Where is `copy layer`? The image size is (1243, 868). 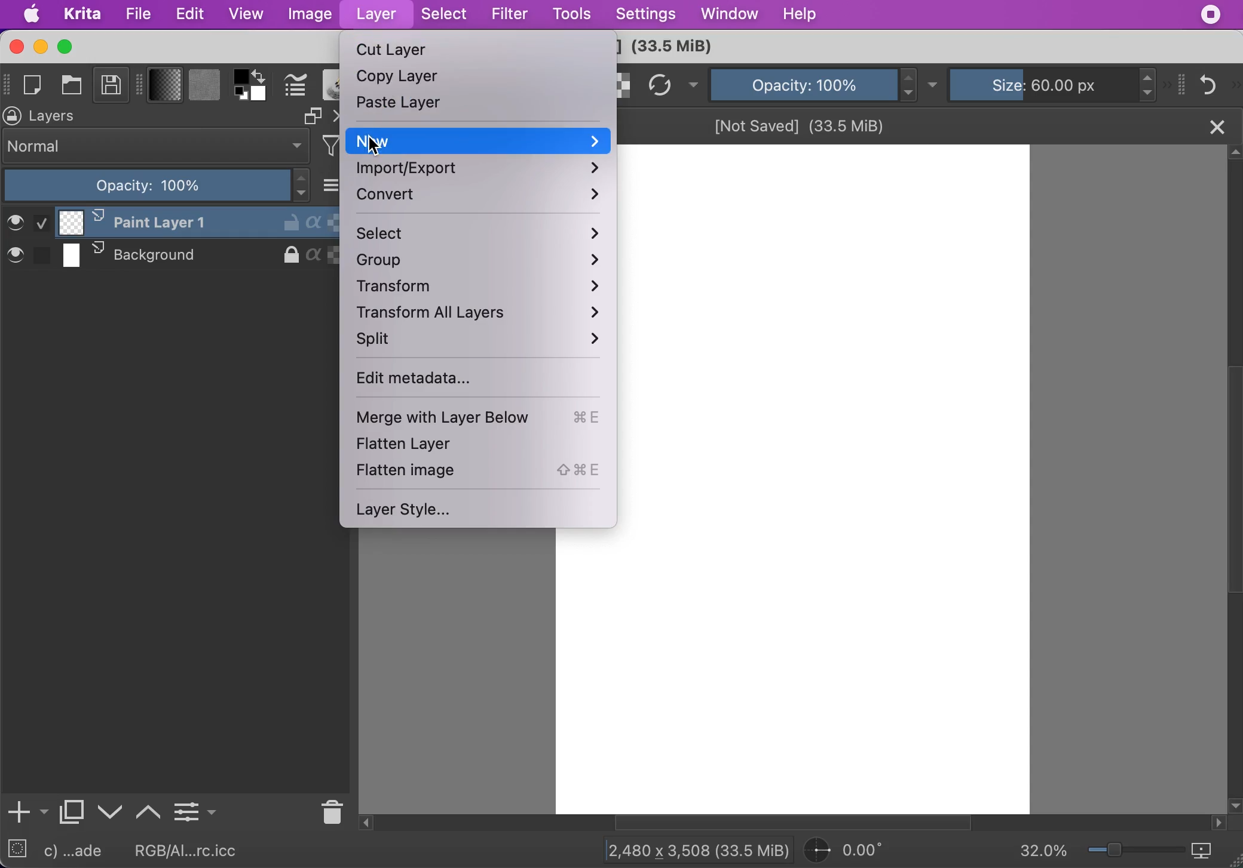 copy layer is located at coordinates (403, 79).